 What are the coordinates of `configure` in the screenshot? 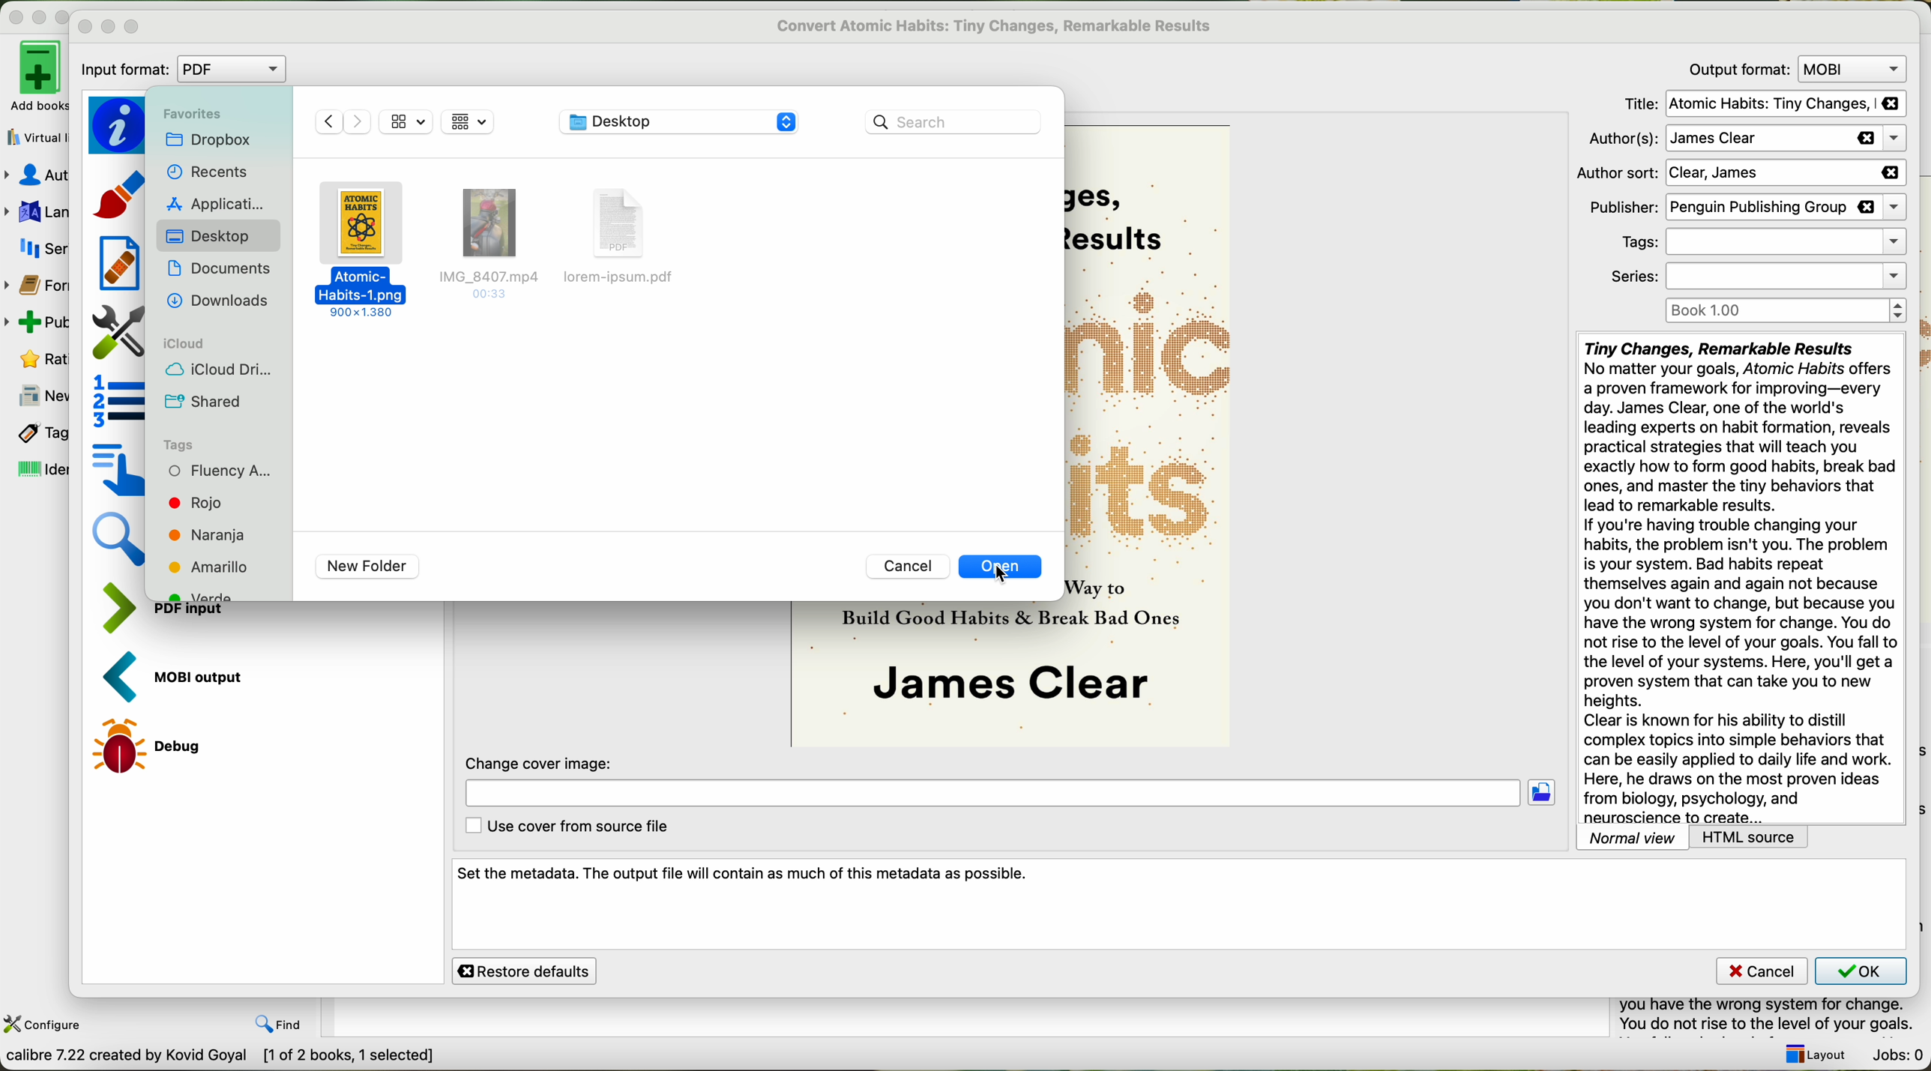 It's located at (45, 1025).